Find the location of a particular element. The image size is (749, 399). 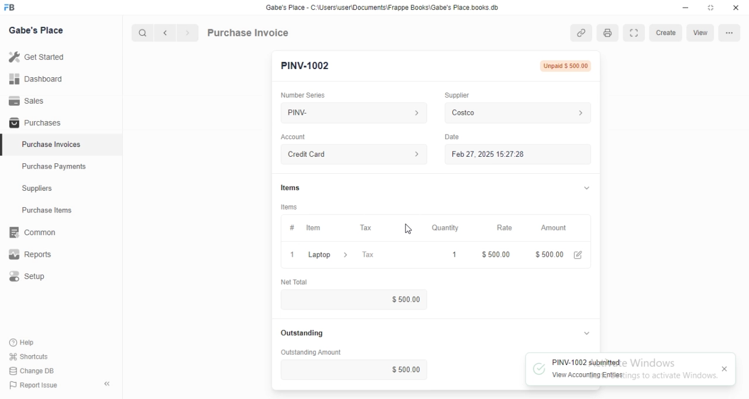

More options is located at coordinates (730, 33).